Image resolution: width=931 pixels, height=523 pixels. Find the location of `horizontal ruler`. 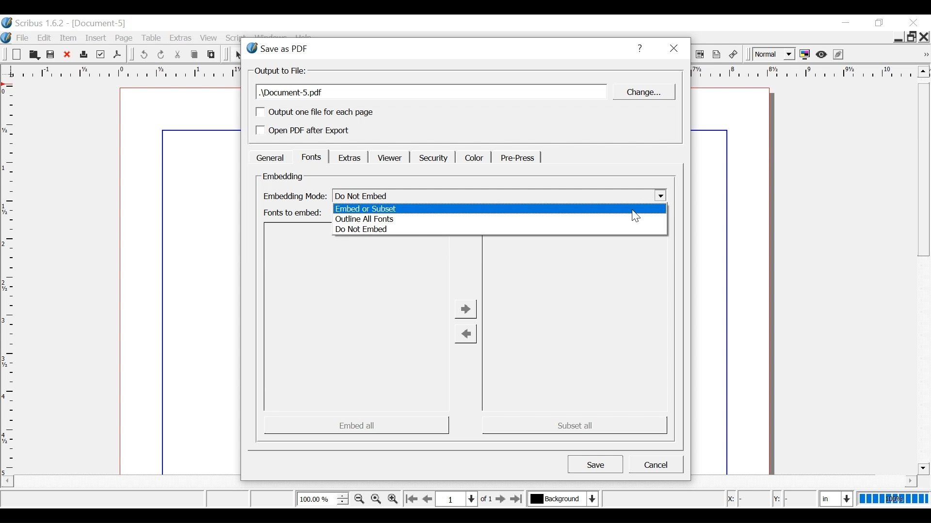

horizontal ruler is located at coordinates (803, 73).